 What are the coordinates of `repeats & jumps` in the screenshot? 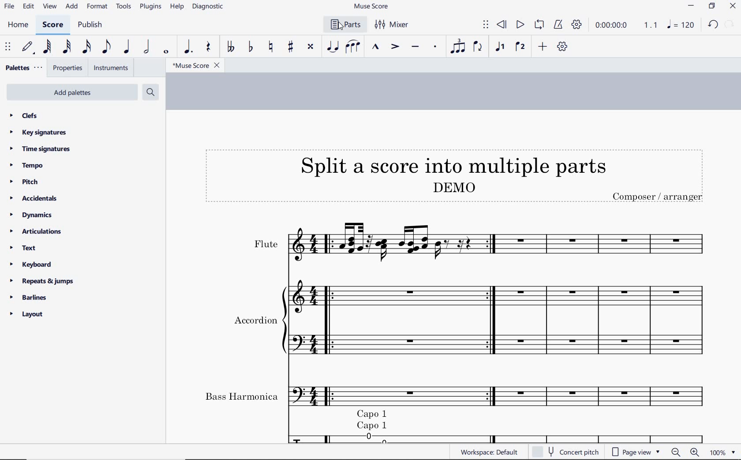 It's located at (44, 282).